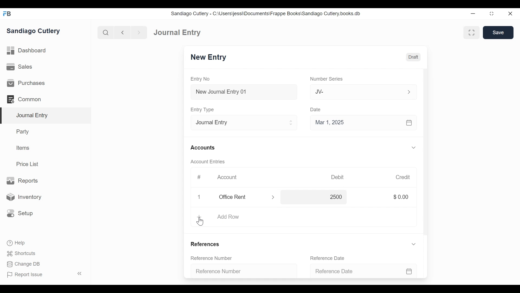  Describe the element at coordinates (14, 243) in the screenshot. I see `Help` at that location.